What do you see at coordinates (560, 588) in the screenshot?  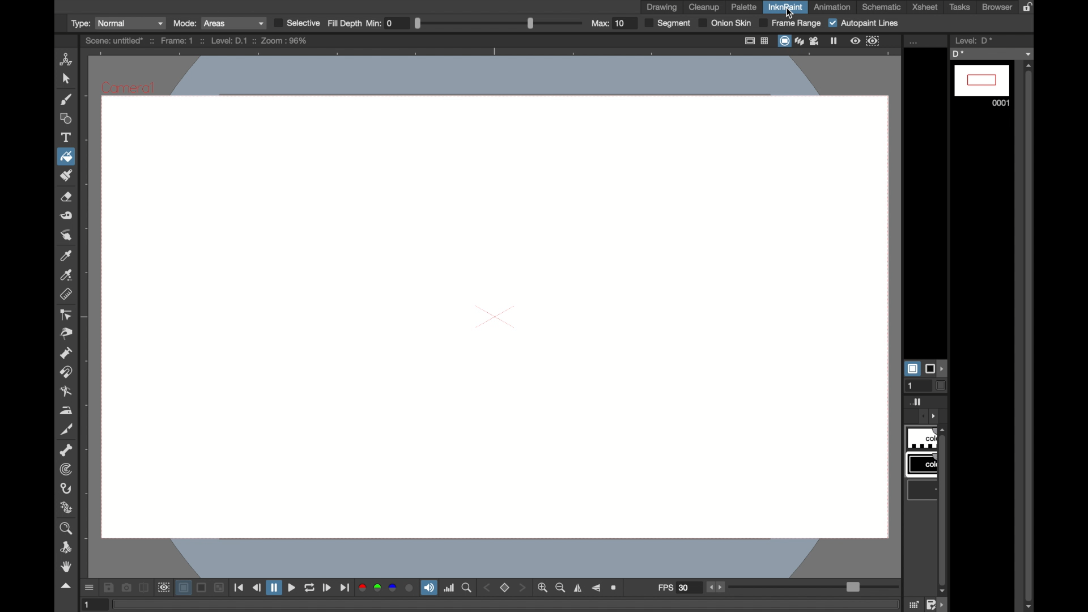 I see `zoom out` at bounding box center [560, 588].